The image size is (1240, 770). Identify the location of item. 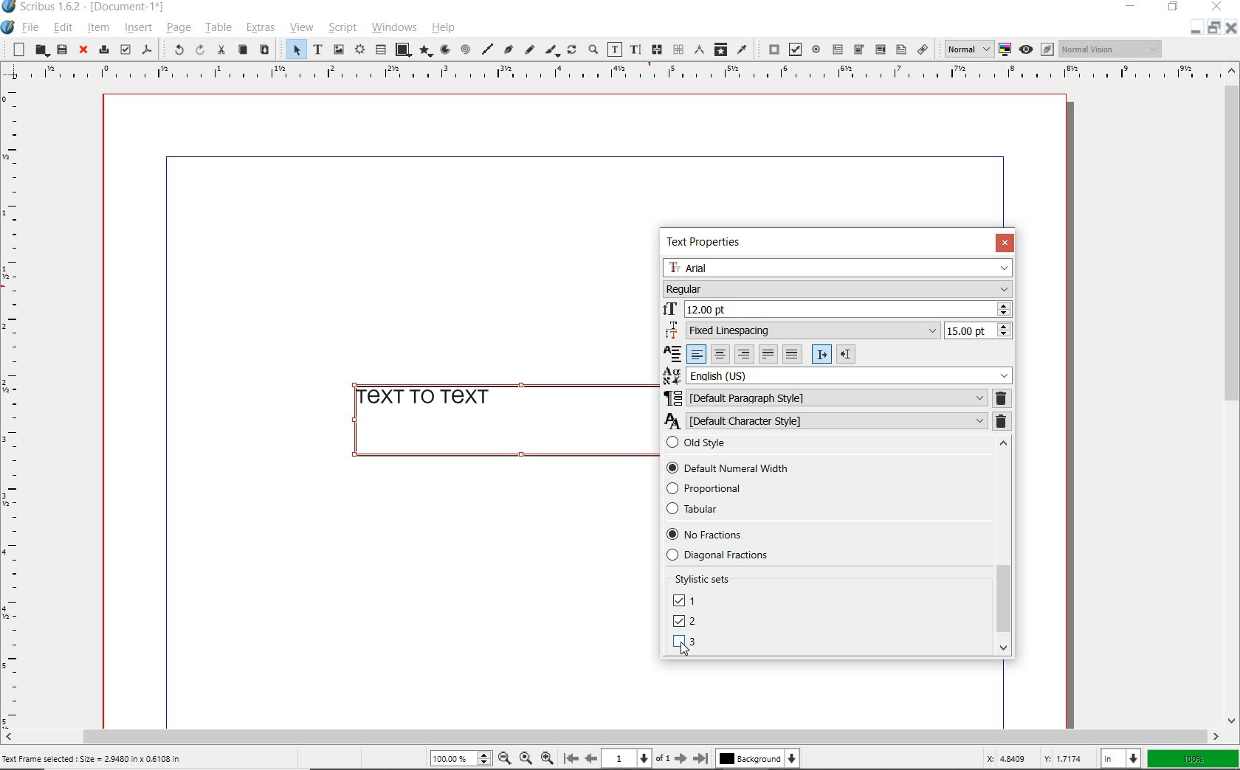
(98, 27).